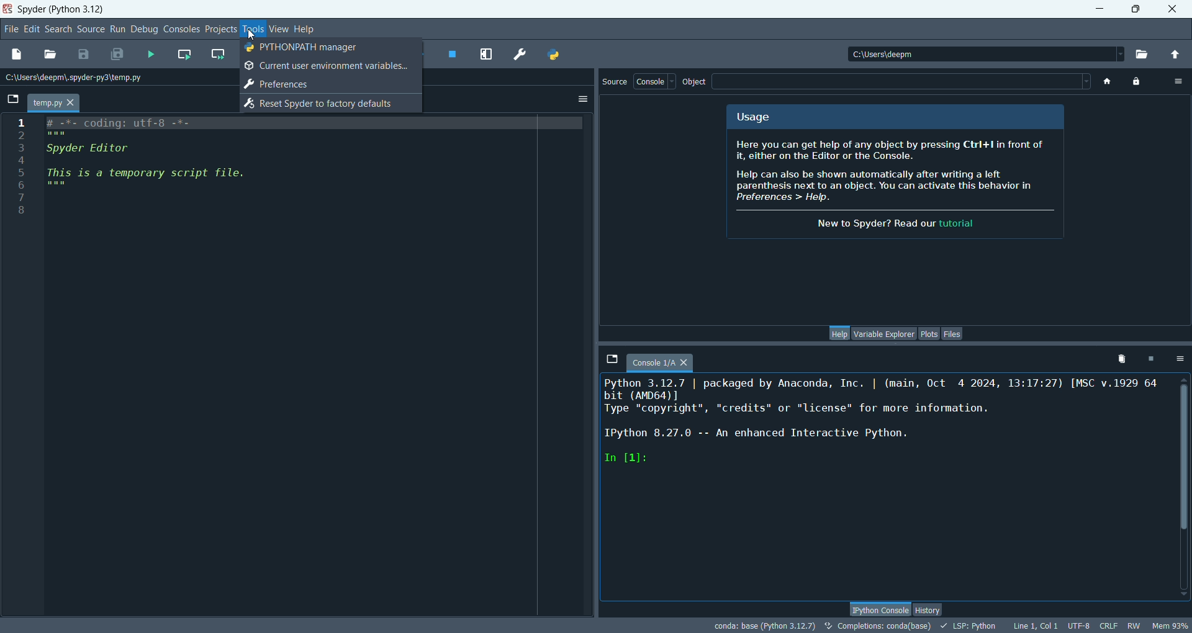 The image size is (1192, 633). Describe the element at coordinates (276, 28) in the screenshot. I see `view` at that location.